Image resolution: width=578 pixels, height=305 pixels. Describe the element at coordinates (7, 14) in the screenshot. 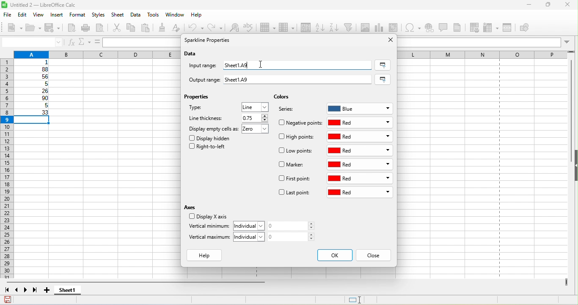

I see `file` at that location.